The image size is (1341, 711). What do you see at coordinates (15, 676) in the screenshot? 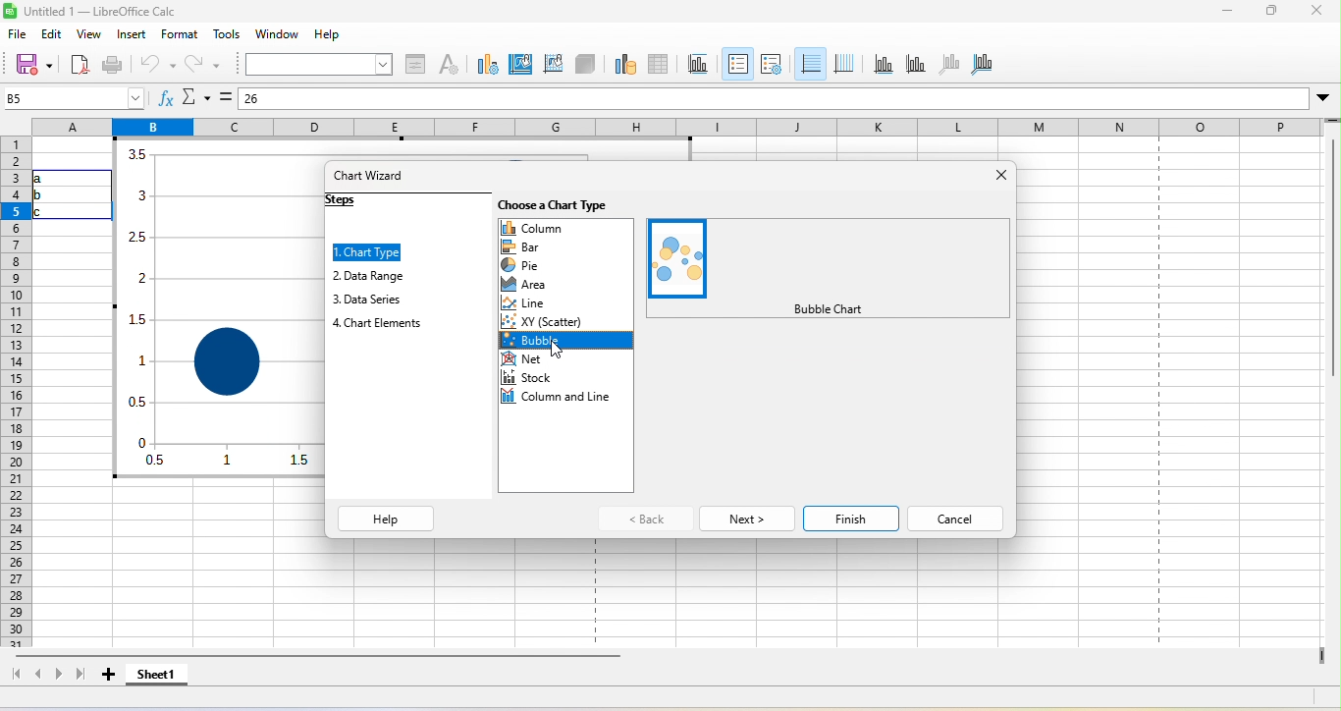
I see `first sheet` at bounding box center [15, 676].